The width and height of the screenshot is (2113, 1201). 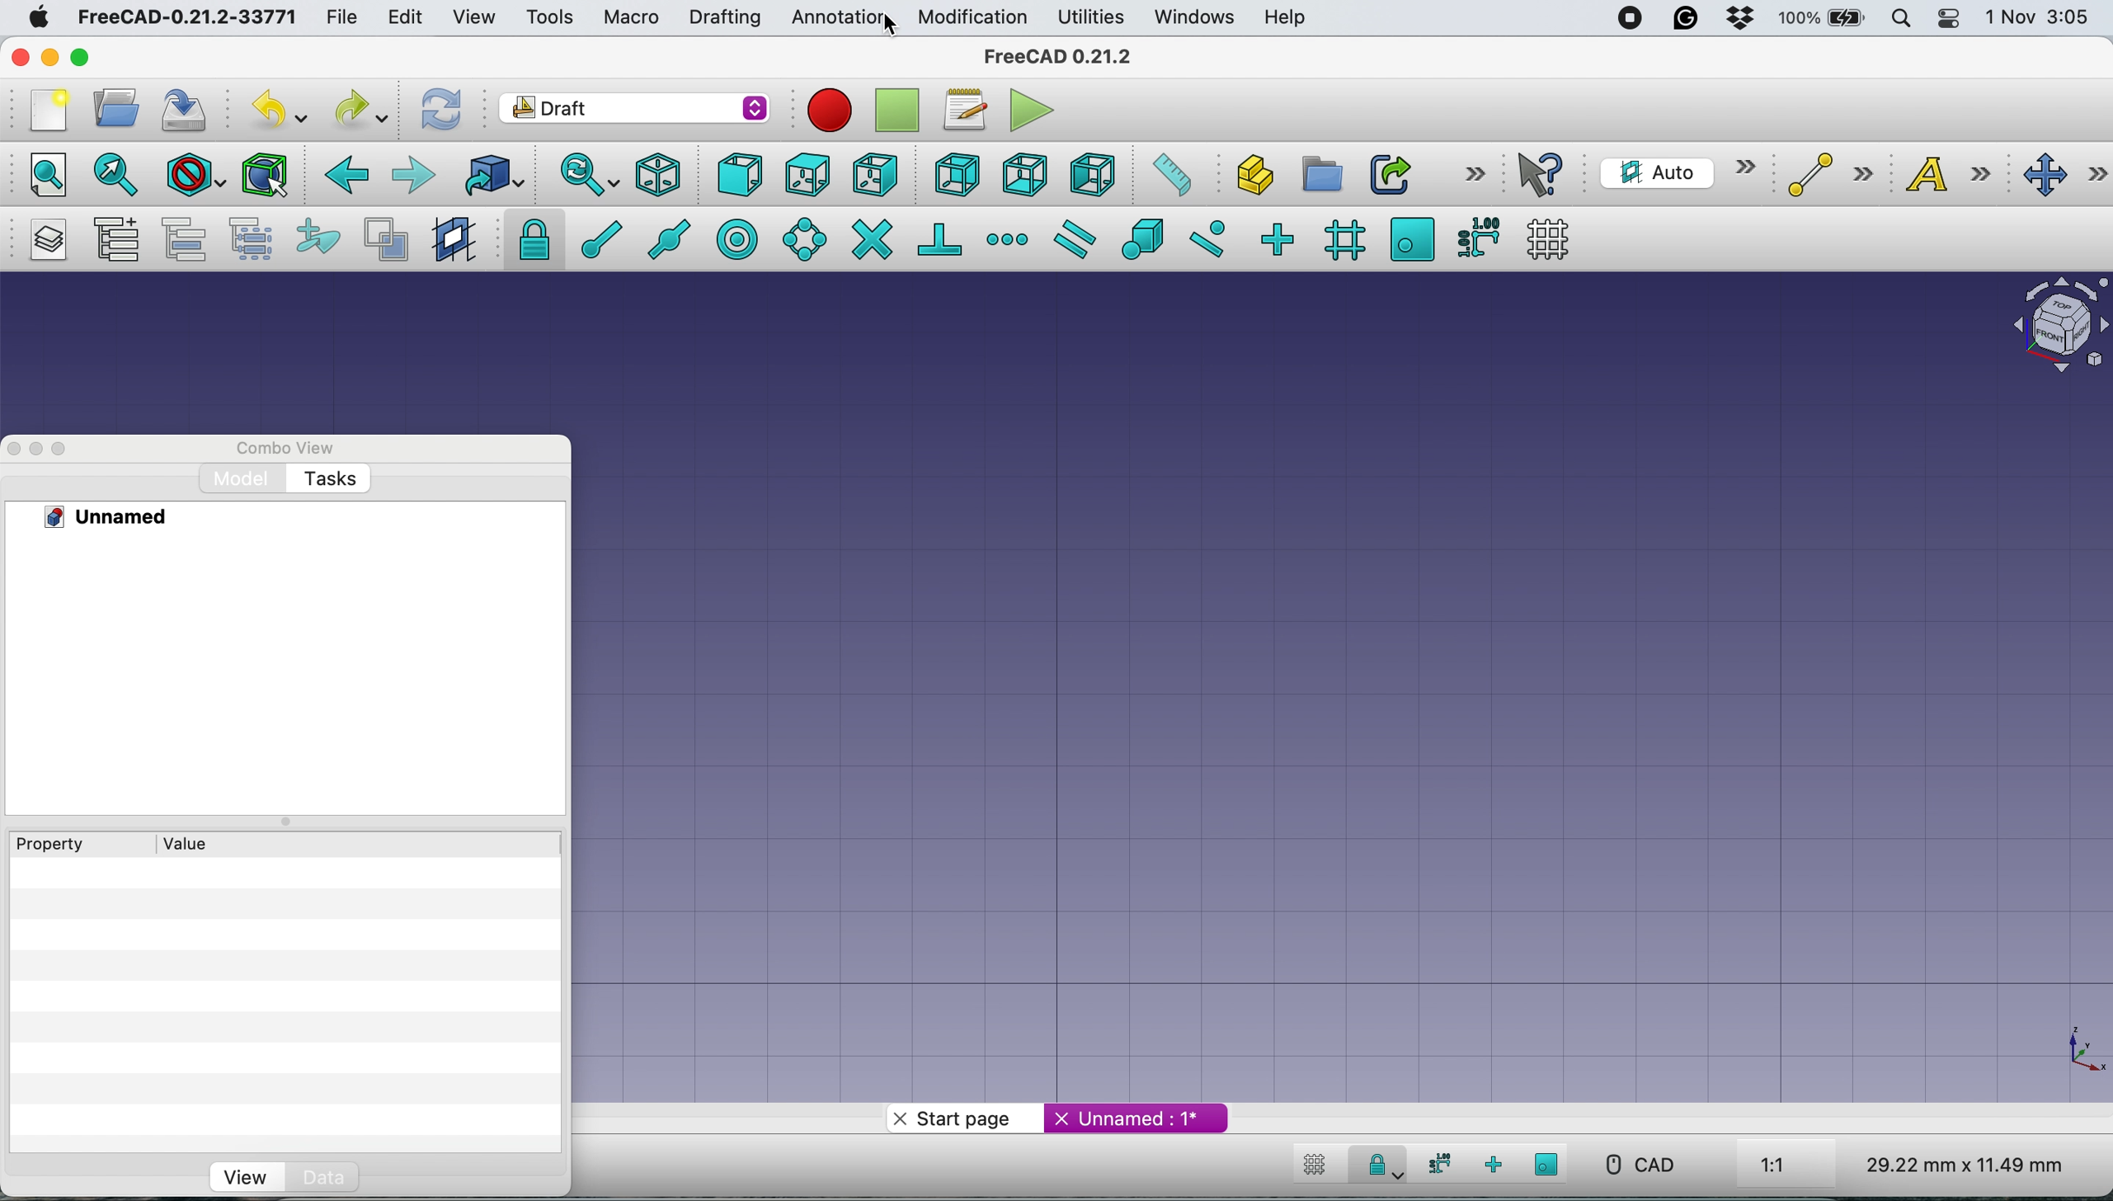 What do you see at coordinates (1377, 1164) in the screenshot?
I see `snap lock` at bounding box center [1377, 1164].